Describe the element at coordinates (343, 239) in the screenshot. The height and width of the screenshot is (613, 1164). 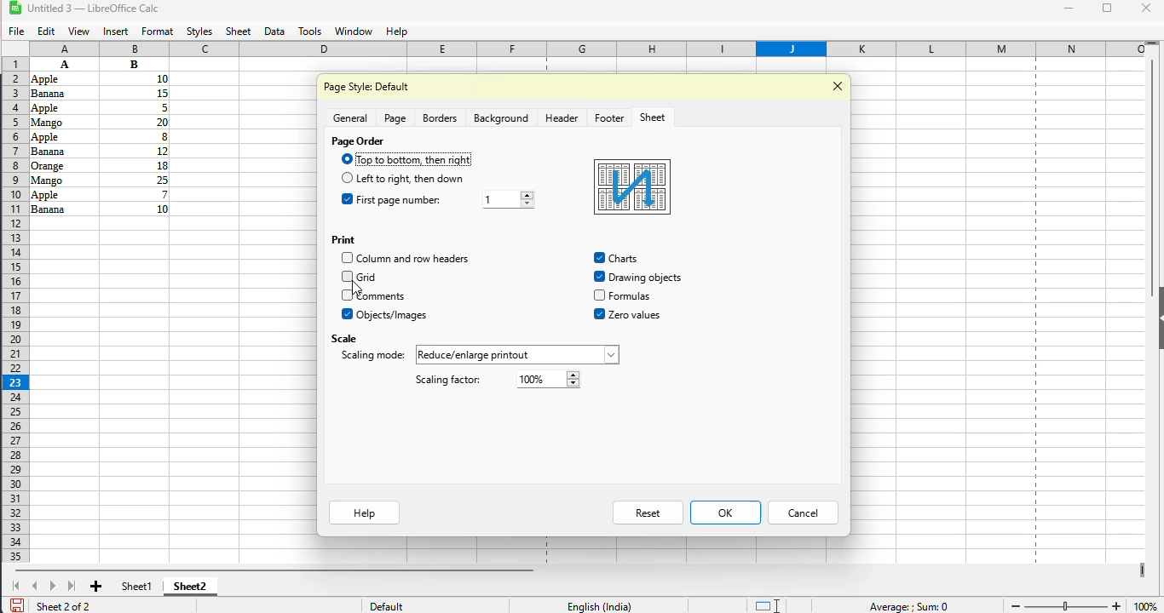
I see `print` at that location.